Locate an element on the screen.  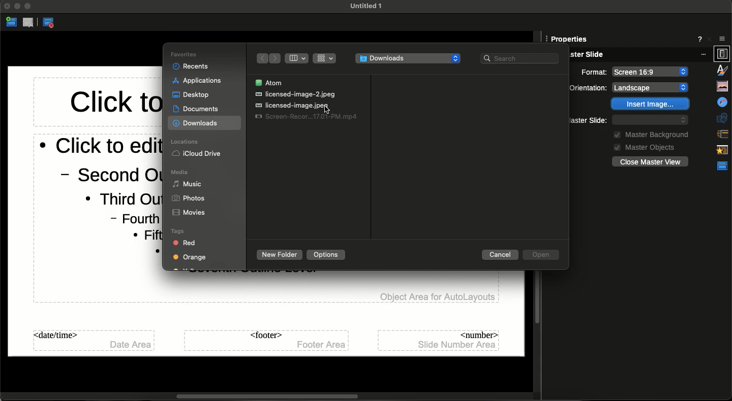
Landscape is located at coordinates (651, 71).